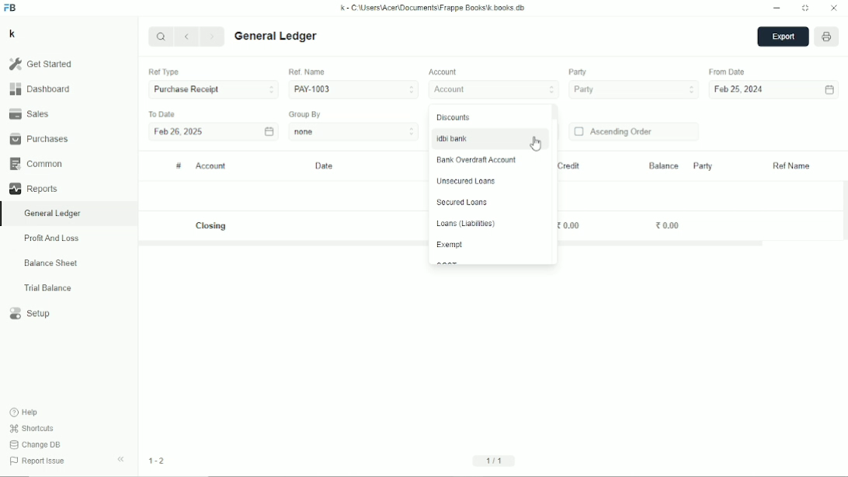 The image size is (848, 477). I want to click on Toggle between form and full width, so click(805, 9).